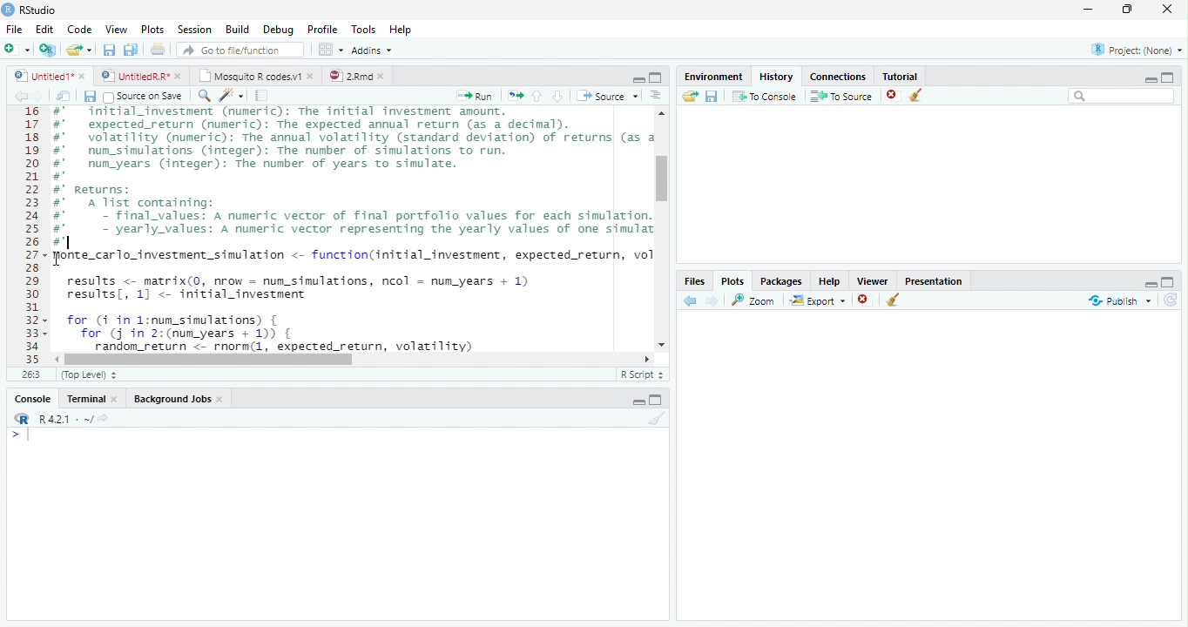 The image size is (1188, 627). What do you see at coordinates (1151, 78) in the screenshot?
I see `Hide` at bounding box center [1151, 78].